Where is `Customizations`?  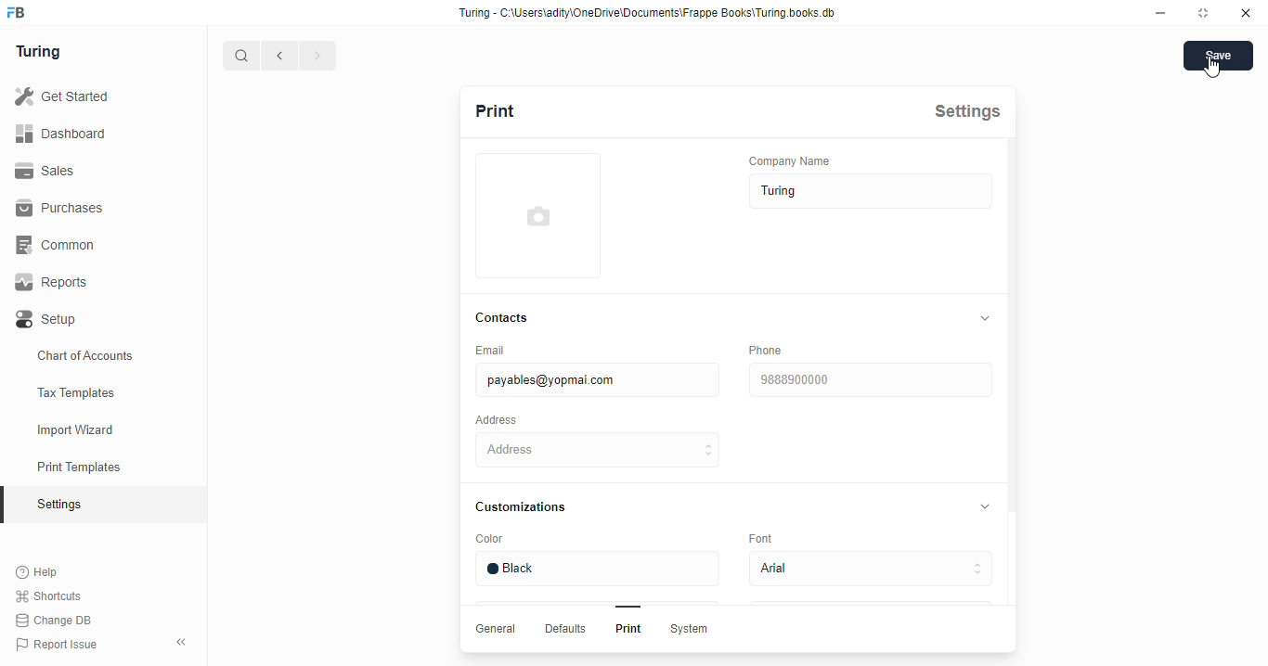
Customizations is located at coordinates (533, 507).